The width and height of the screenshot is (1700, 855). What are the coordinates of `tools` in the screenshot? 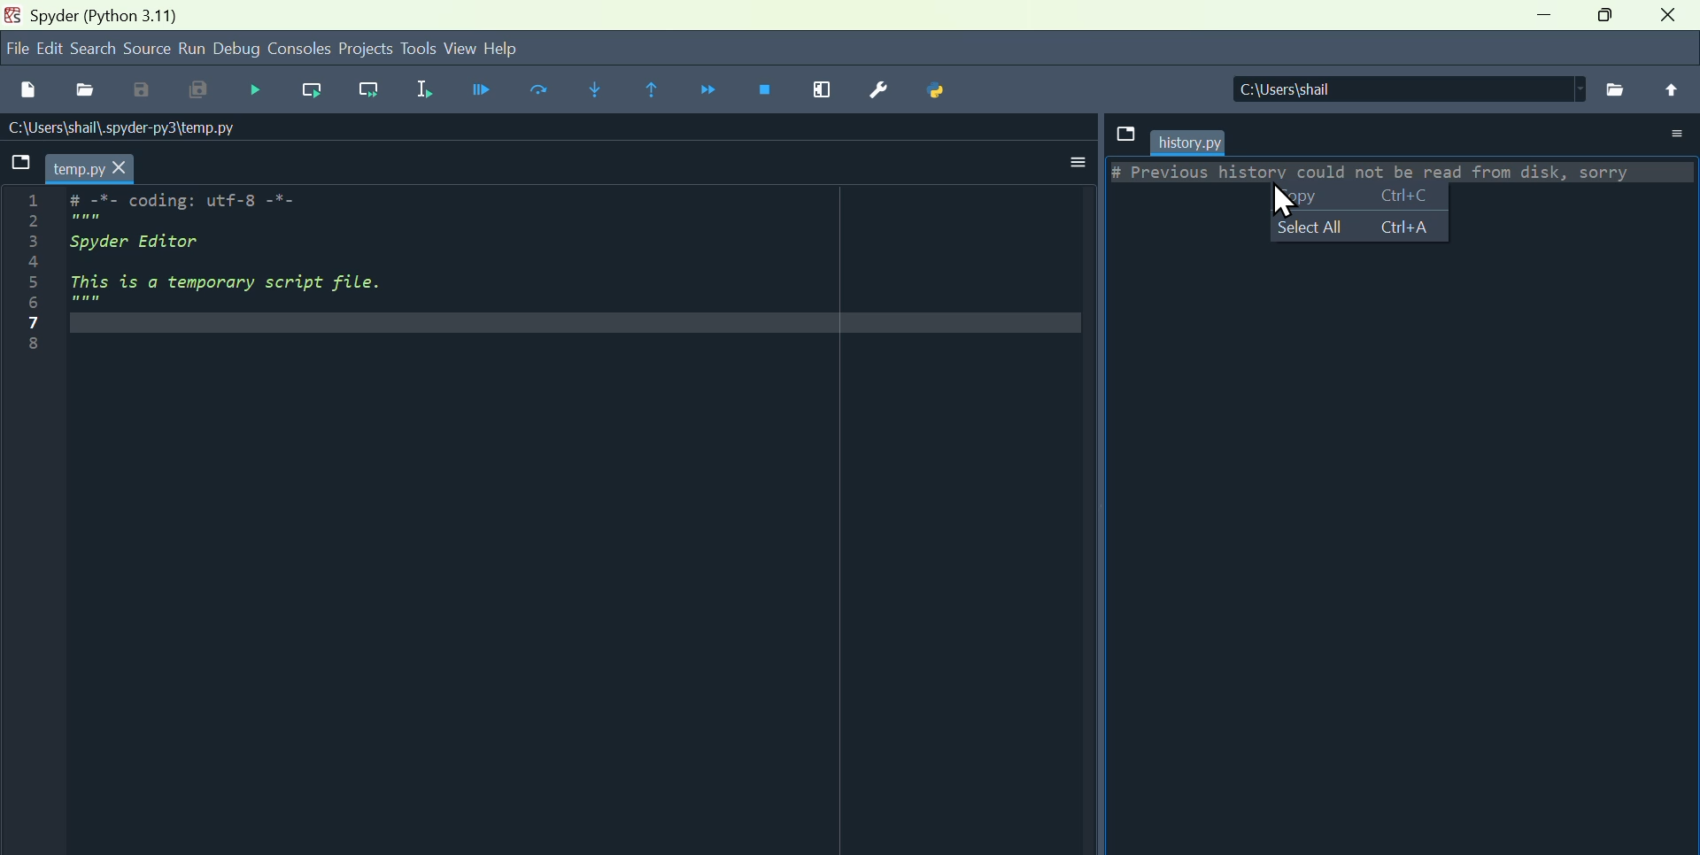 It's located at (420, 49).